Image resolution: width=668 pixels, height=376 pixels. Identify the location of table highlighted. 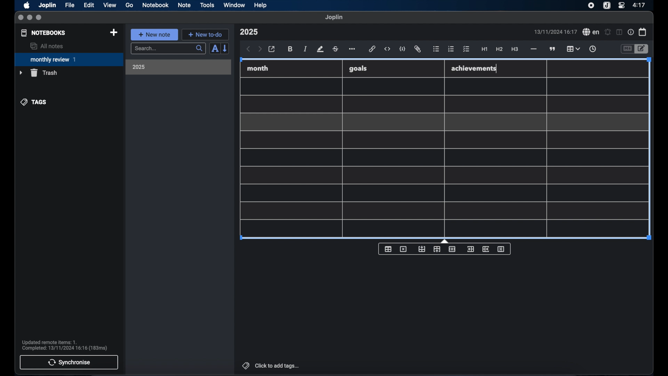
(572, 49).